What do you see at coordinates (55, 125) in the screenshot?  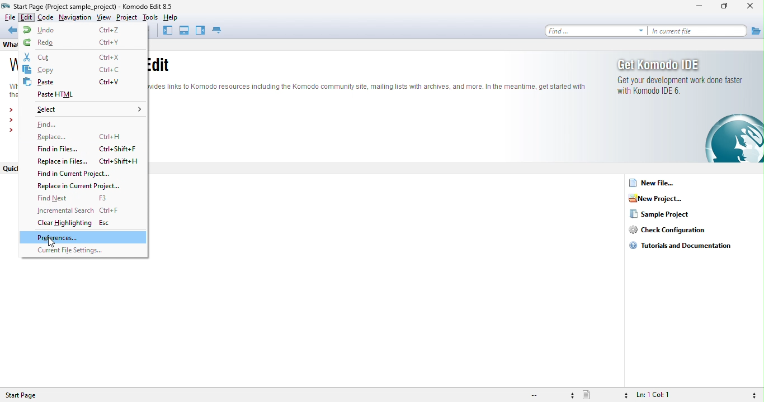 I see `find` at bounding box center [55, 125].